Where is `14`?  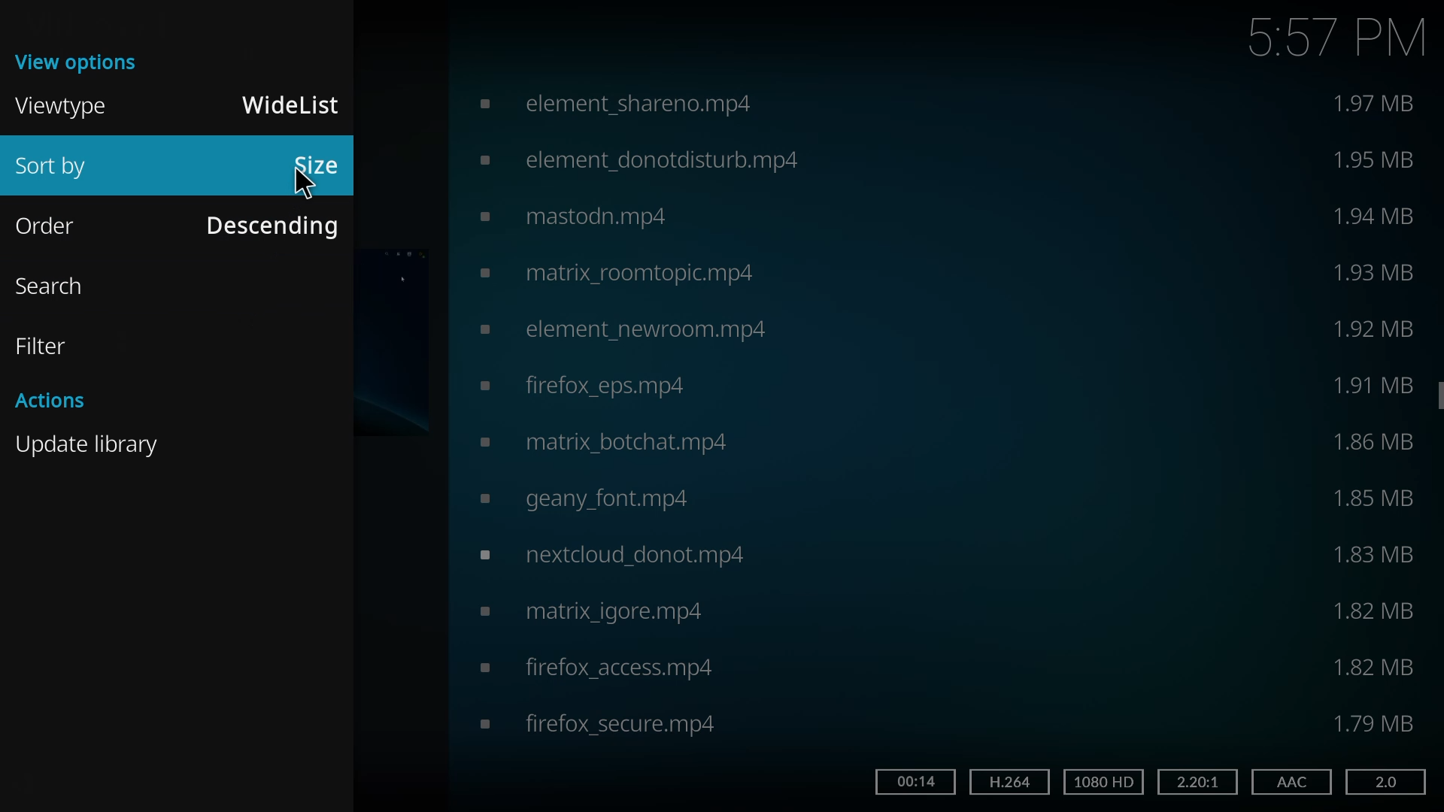
14 is located at coordinates (913, 780).